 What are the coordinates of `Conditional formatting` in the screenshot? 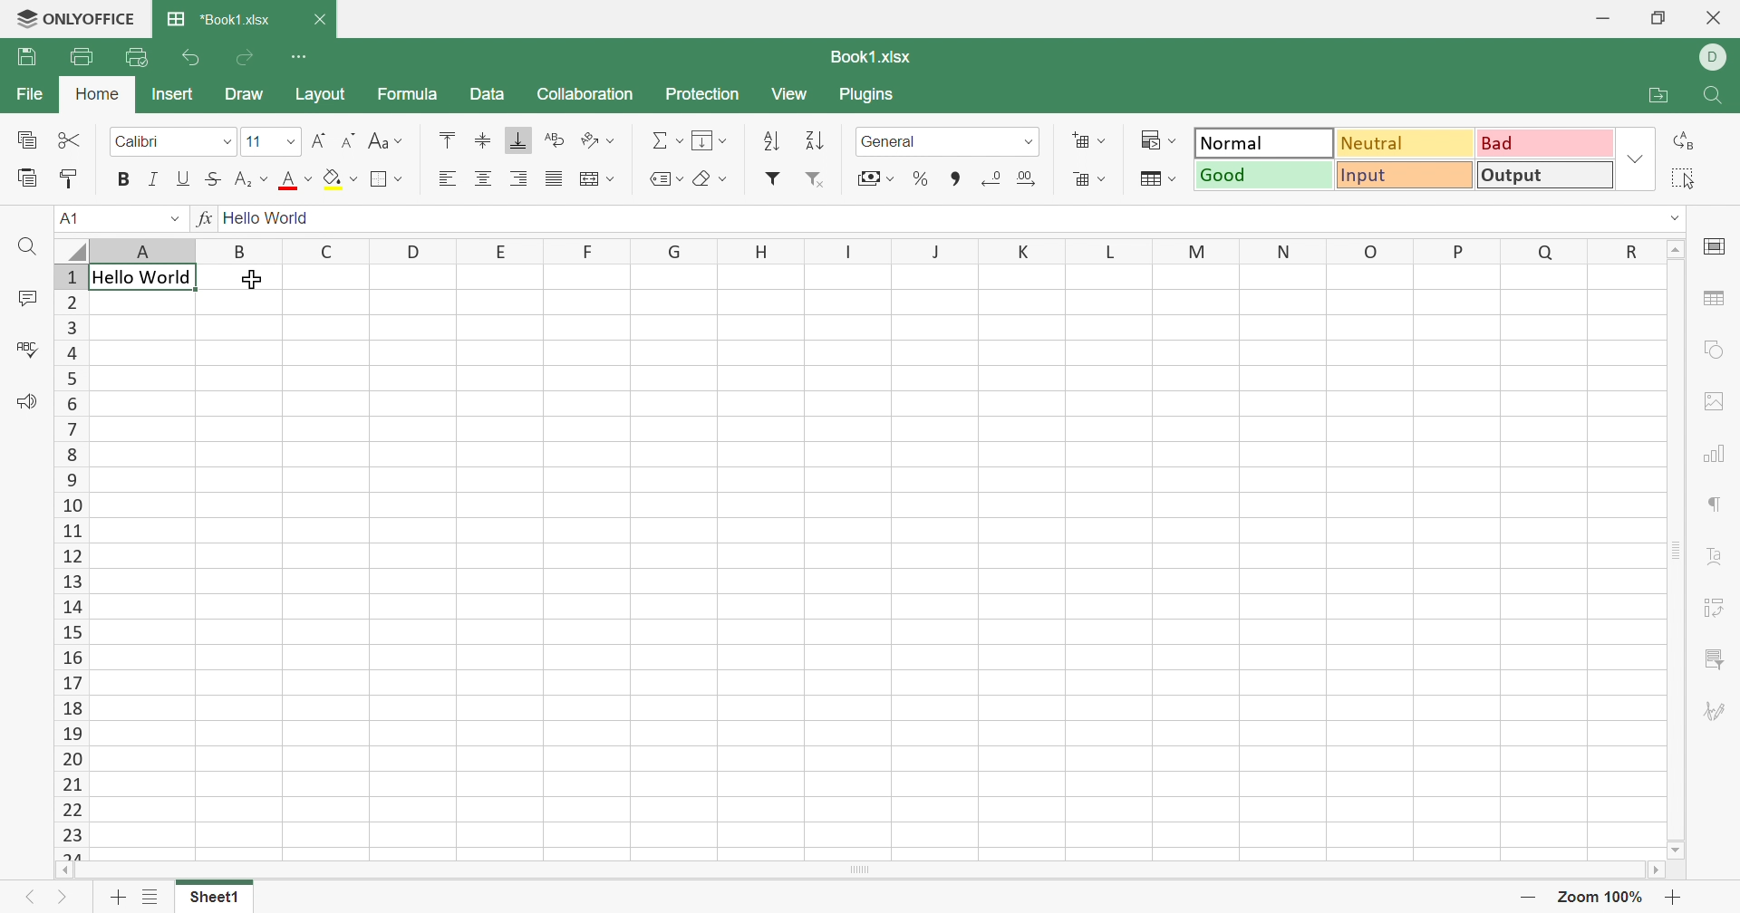 It's located at (1158, 141).